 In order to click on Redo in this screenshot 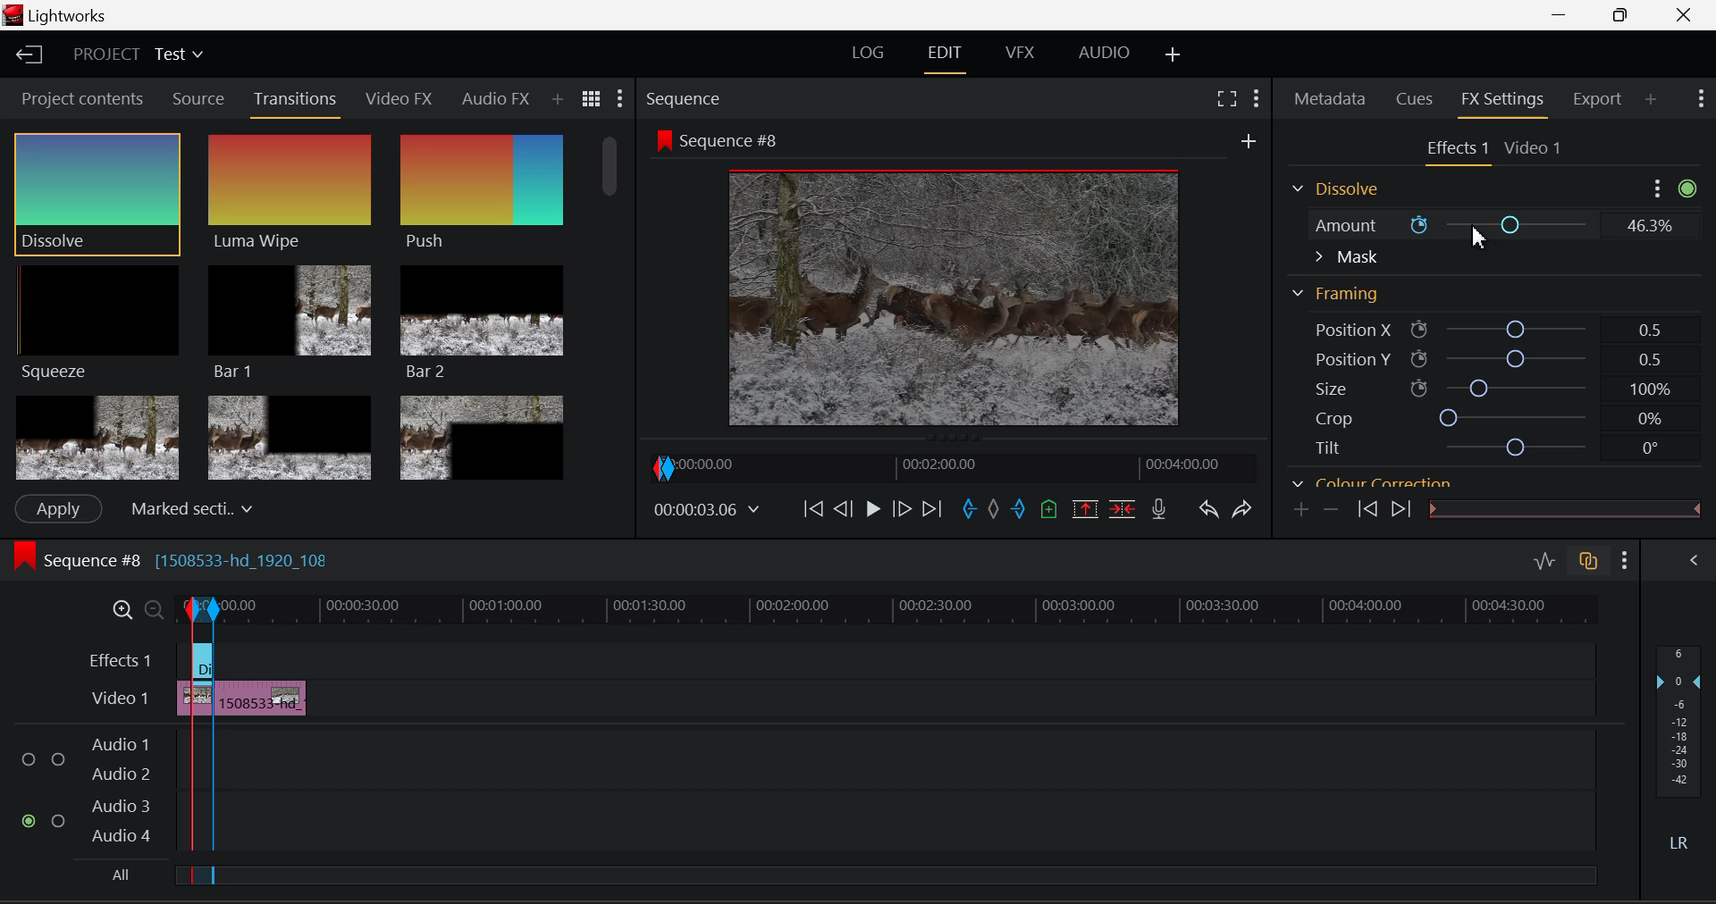, I will do `click(1246, 510)`.